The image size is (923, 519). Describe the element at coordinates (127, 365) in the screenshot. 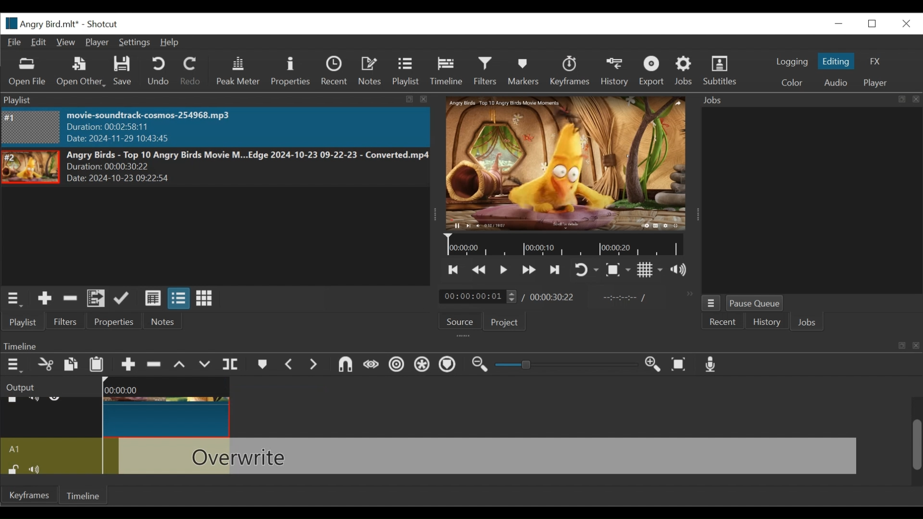

I see `Append` at that location.